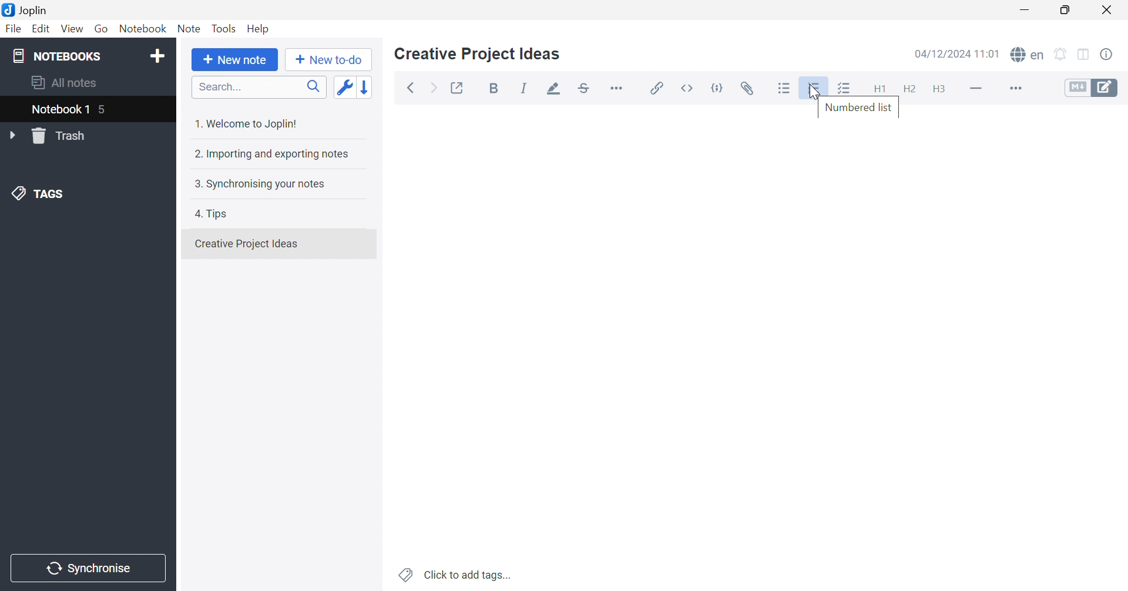 The width and height of the screenshot is (1128, 591). What do you see at coordinates (453, 575) in the screenshot?
I see `Click to add tags` at bounding box center [453, 575].